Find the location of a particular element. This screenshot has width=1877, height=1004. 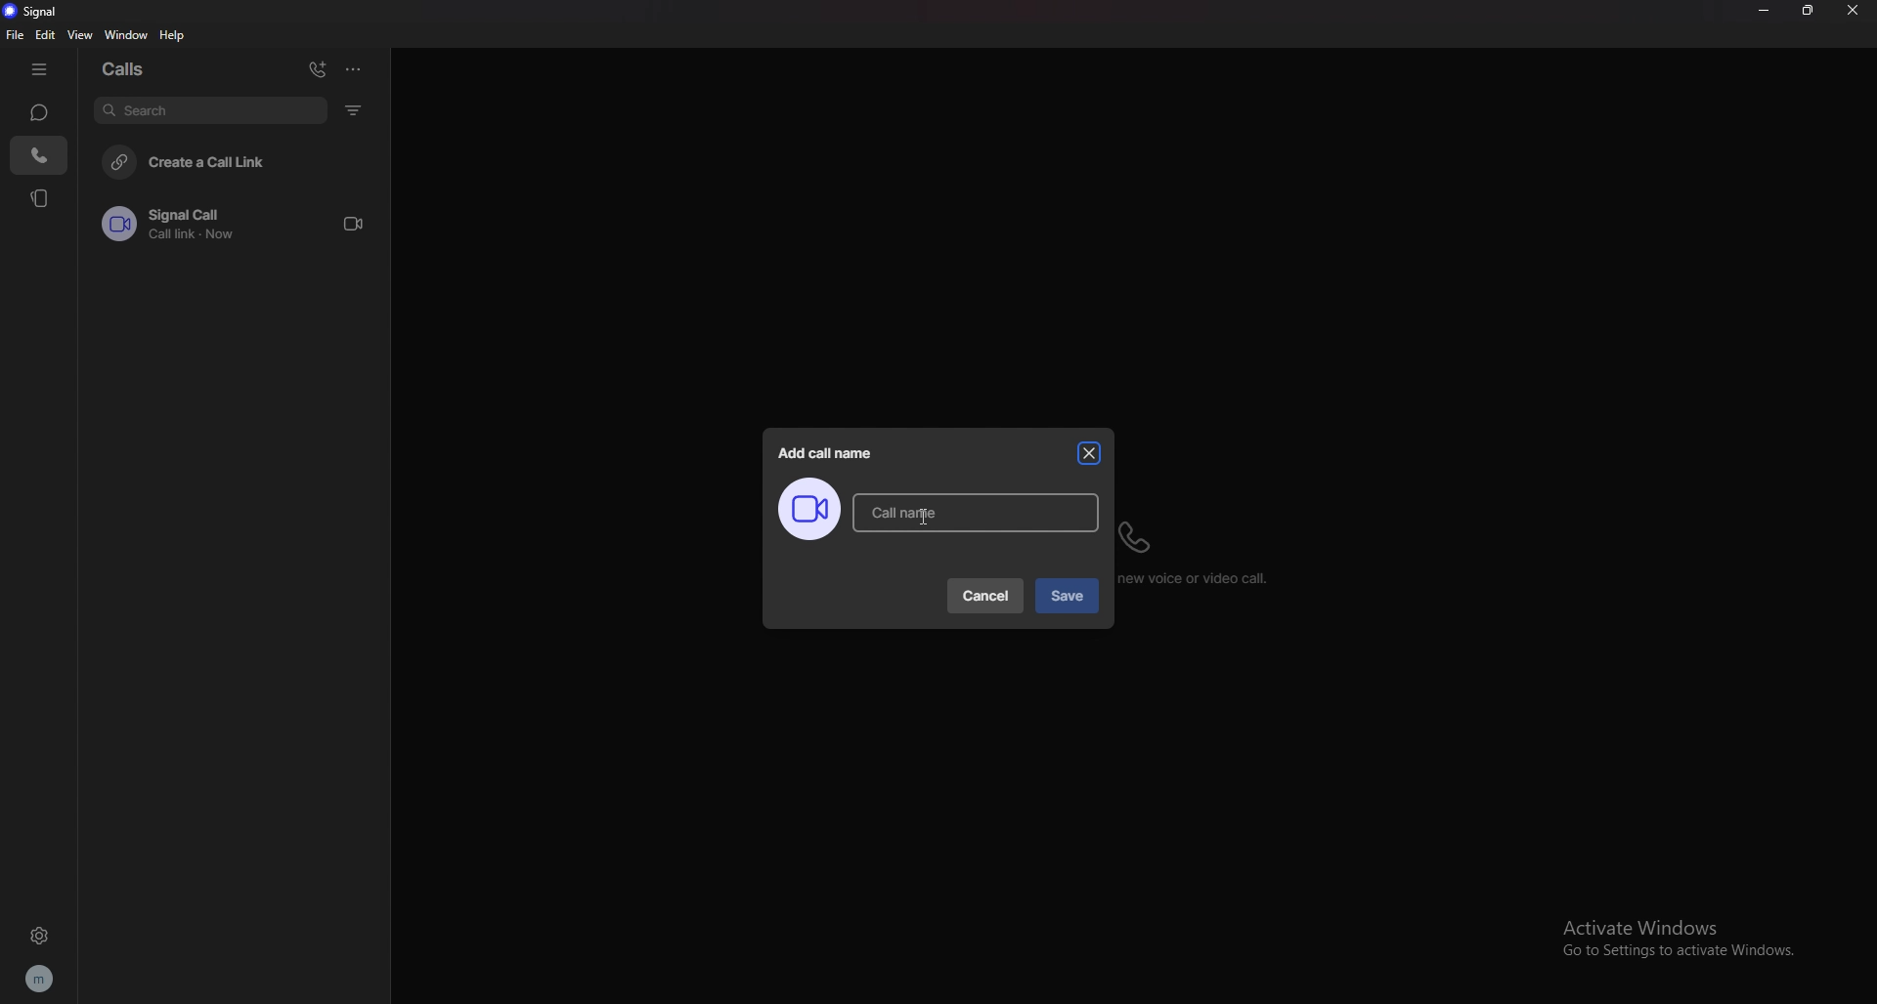

minimize is located at coordinates (1763, 11).